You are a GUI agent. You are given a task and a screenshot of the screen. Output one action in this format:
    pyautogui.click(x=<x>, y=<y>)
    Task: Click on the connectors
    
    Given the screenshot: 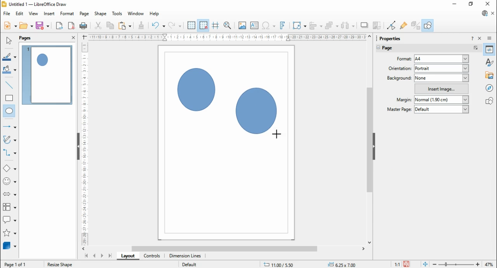 What is the action you would take?
    pyautogui.click(x=10, y=153)
    